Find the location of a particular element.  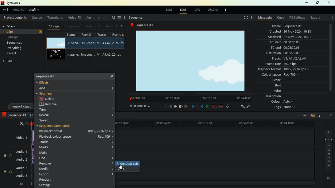

playback format is located at coordinates (76, 132).